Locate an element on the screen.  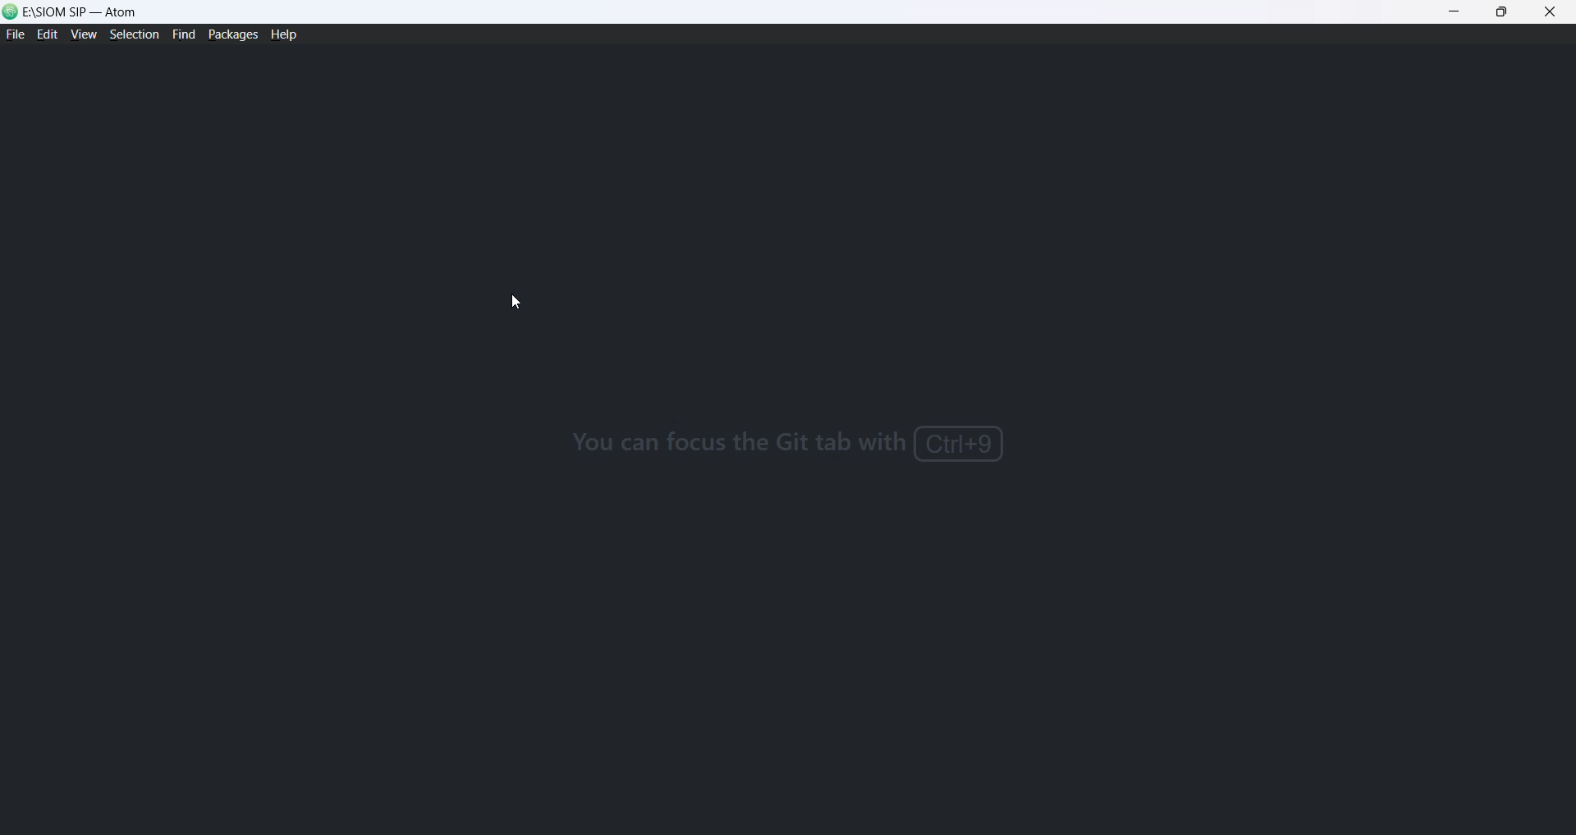
help is located at coordinates (287, 36).